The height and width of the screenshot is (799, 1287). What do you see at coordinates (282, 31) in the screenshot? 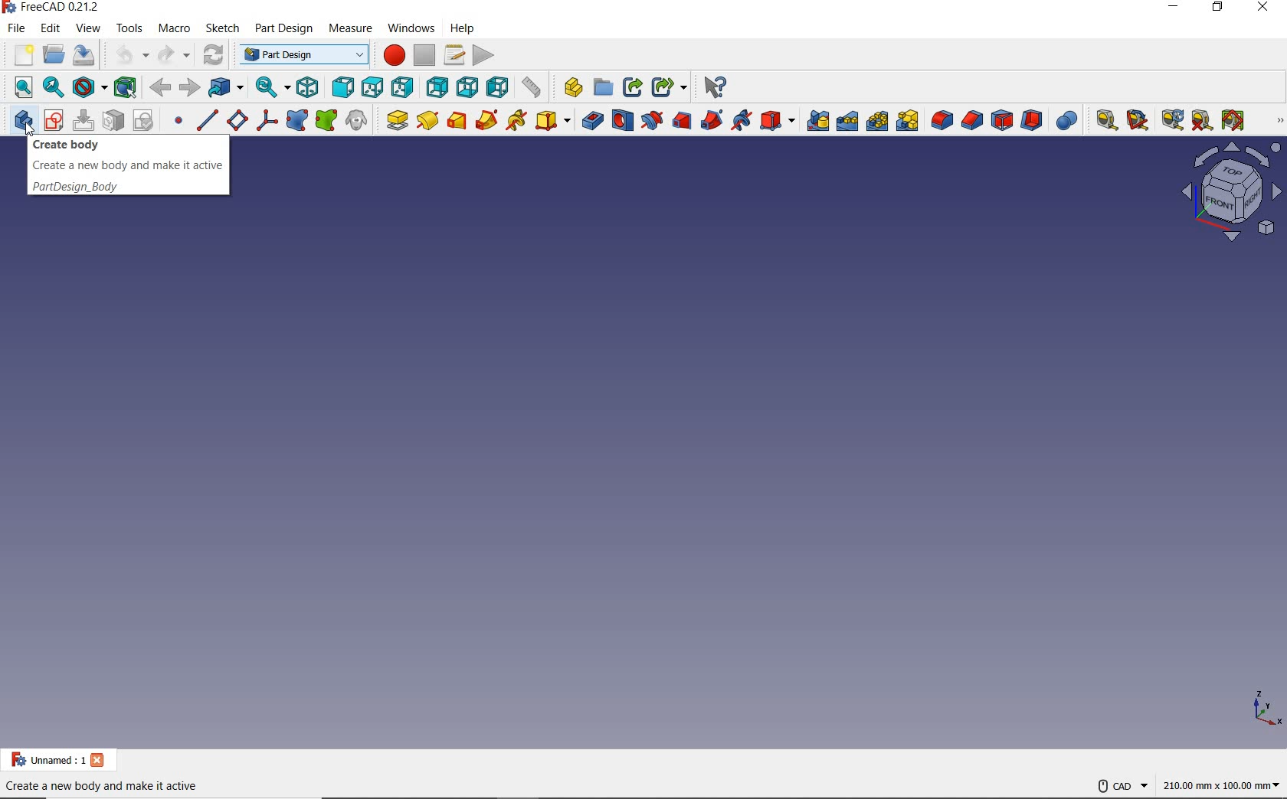
I see `Part design` at bounding box center [282, 31].